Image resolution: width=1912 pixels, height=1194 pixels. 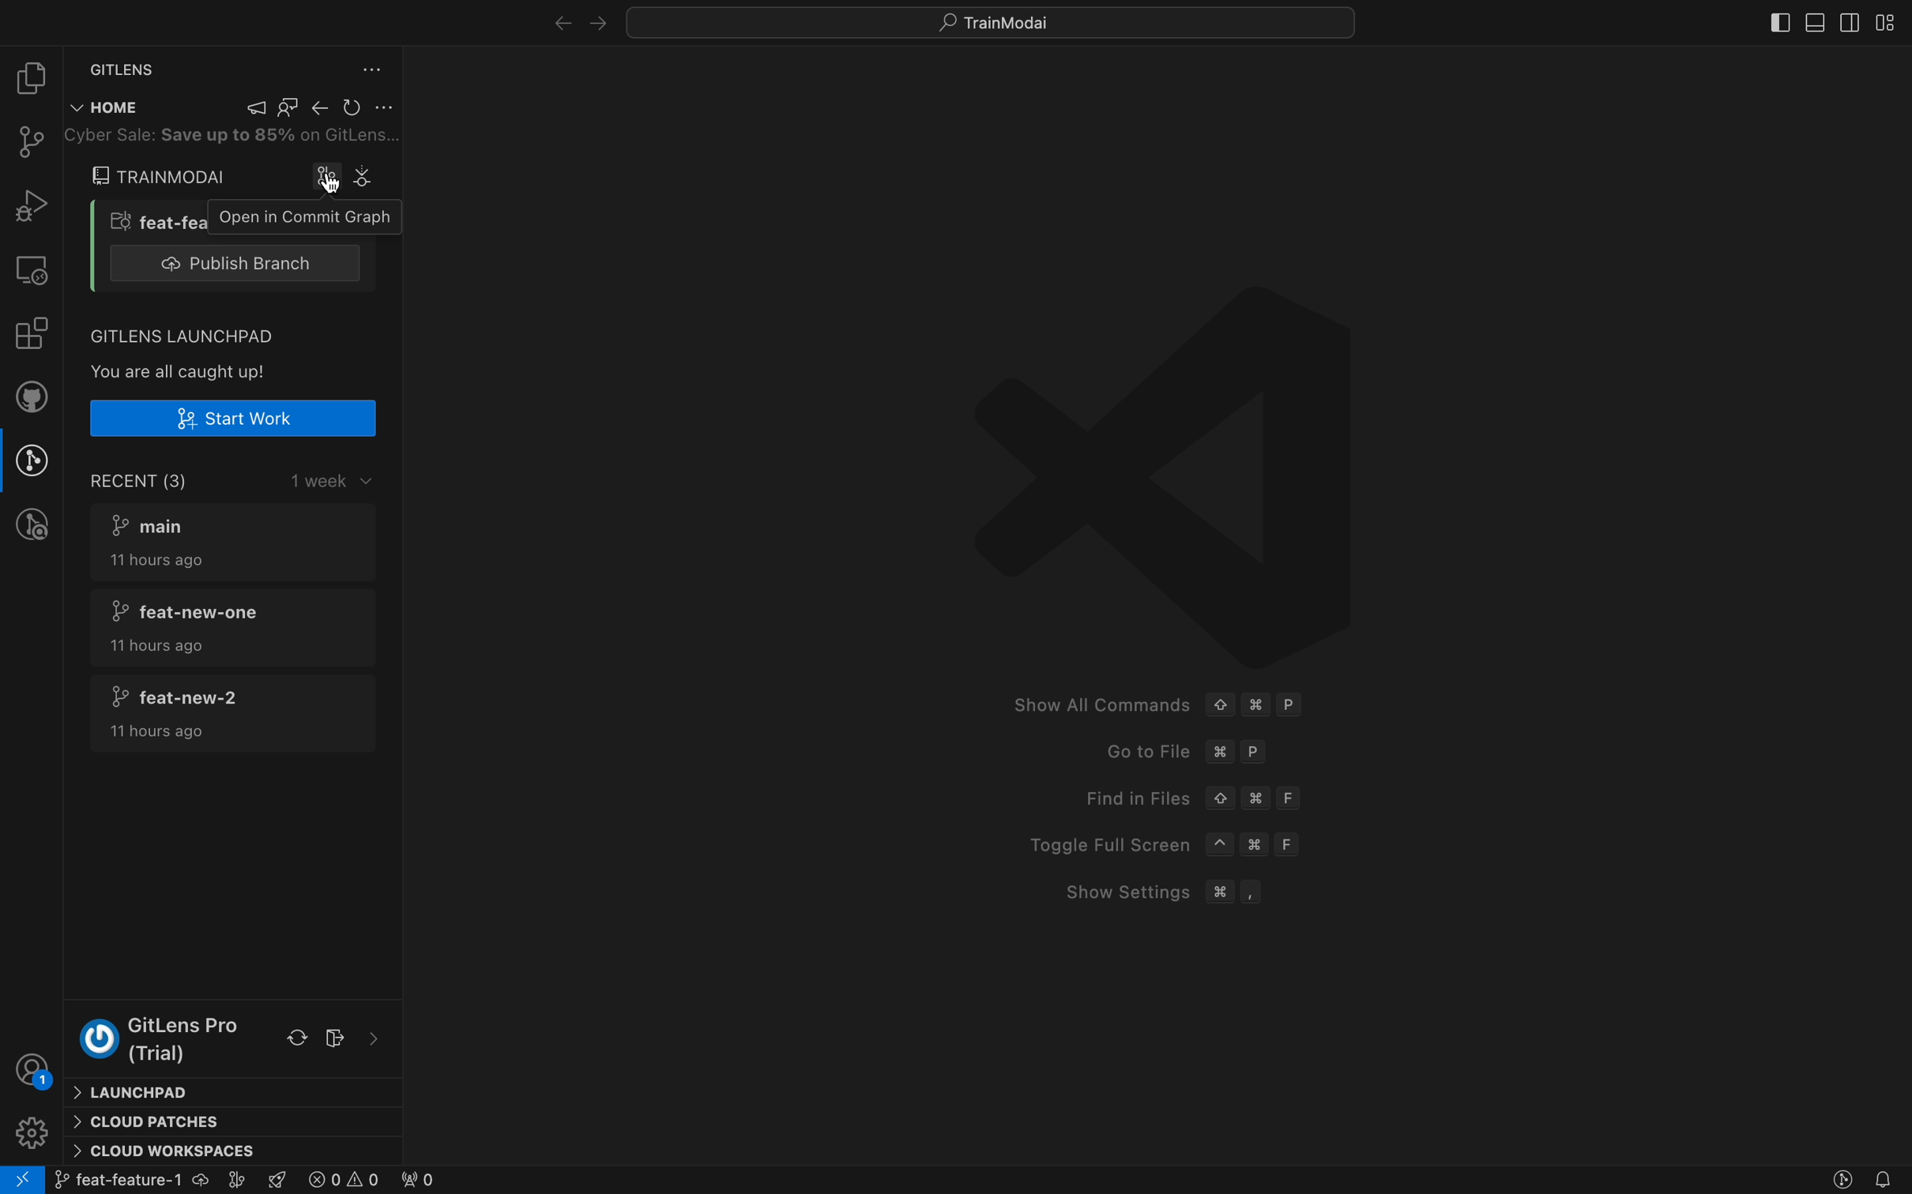 I want to click on Recent, so click(x=244, y=479).